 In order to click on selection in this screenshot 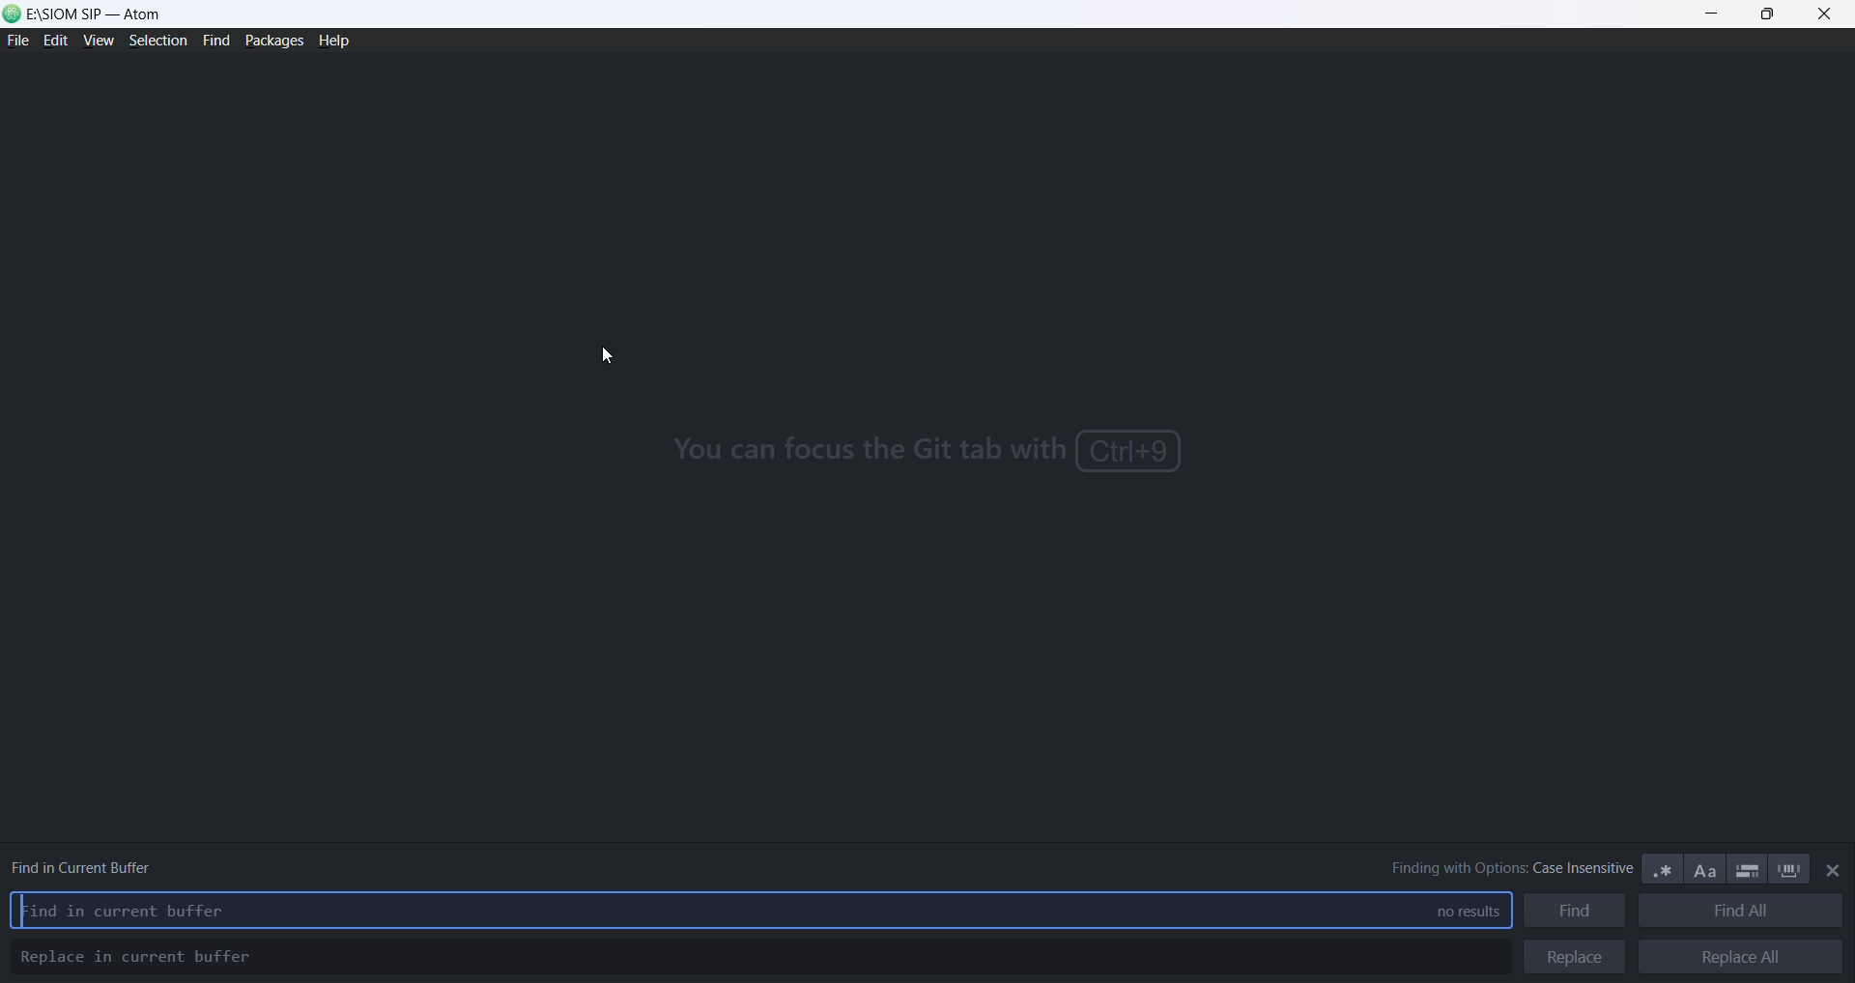, I will do `click(156, 42)`.